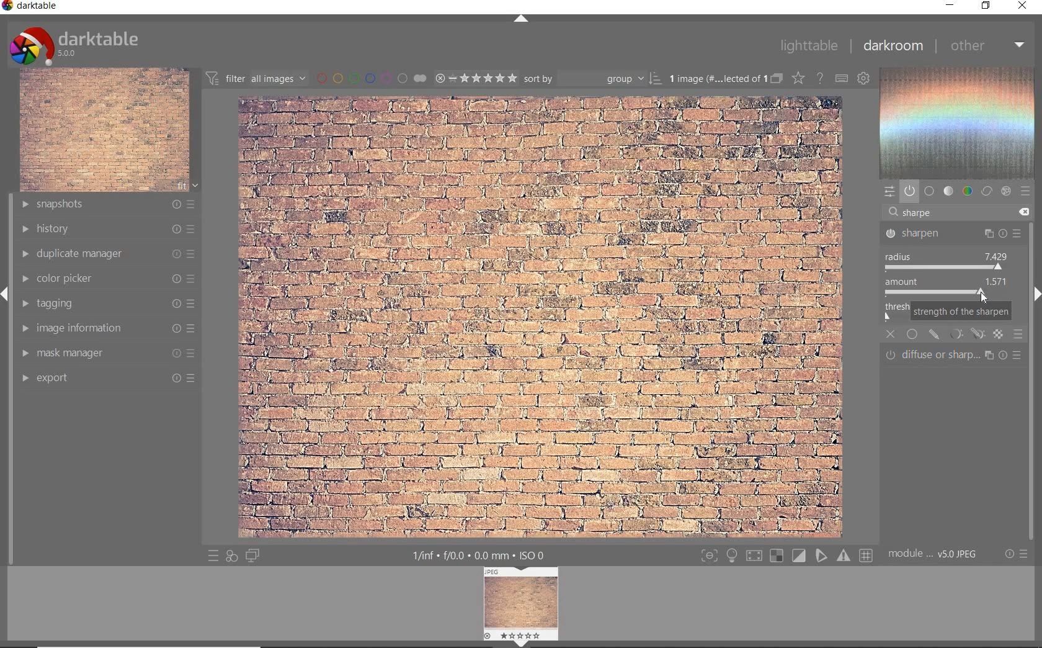 The height and width of the screenshot is (648, 1042). What do you see at coordinates (840, 79) in the screenshot?
I see `define keyboard shortcut` at bounding box center [840, 79].